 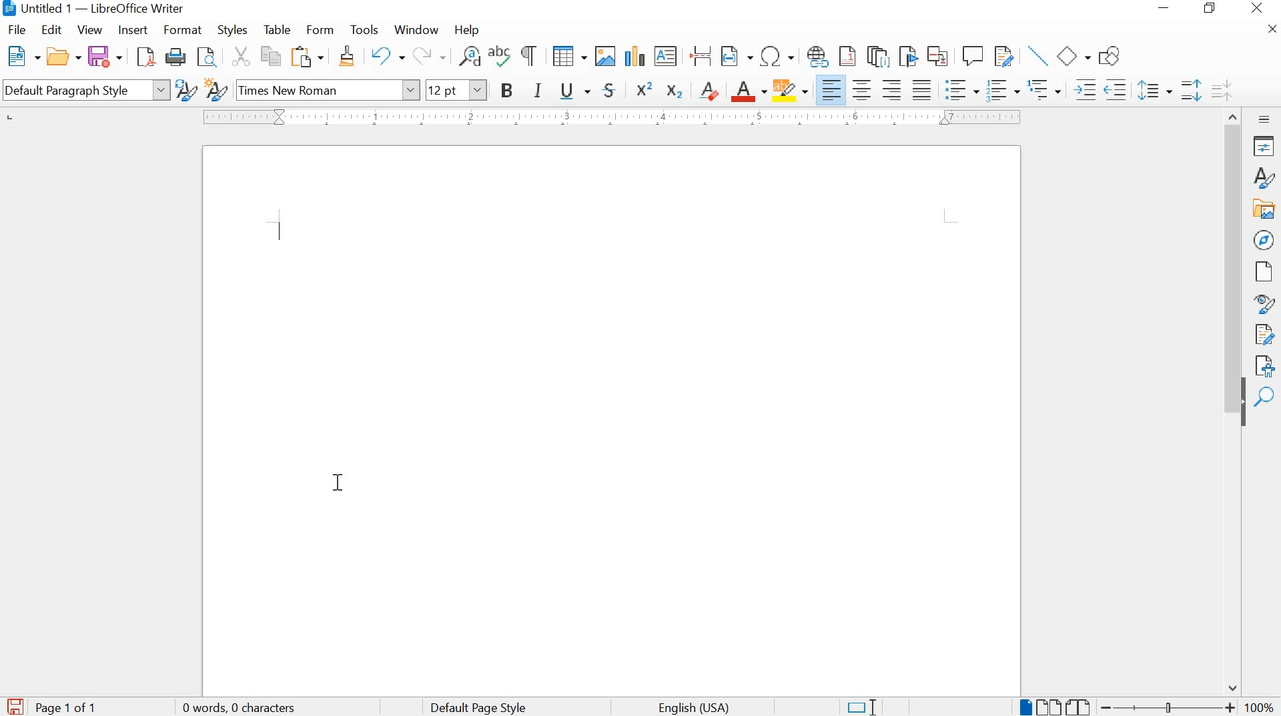 I want to click on PASTE, so click(x=308, y=56).